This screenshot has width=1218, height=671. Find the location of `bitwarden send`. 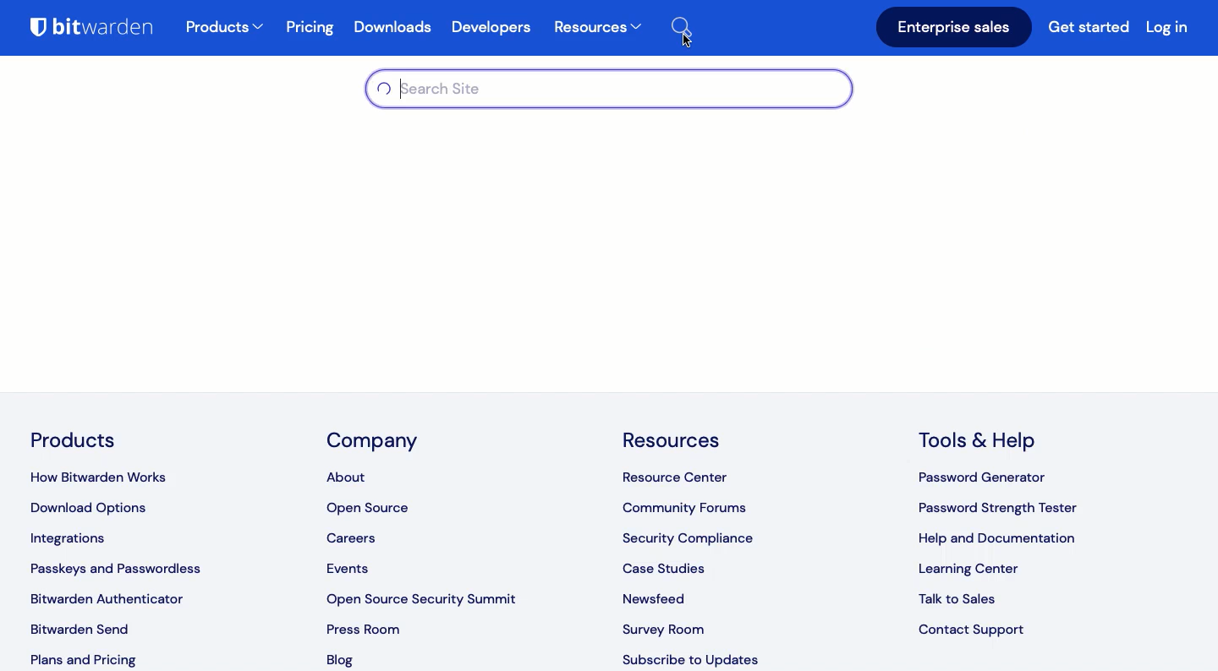

bitwarden send is located at coordinates (84, 629).